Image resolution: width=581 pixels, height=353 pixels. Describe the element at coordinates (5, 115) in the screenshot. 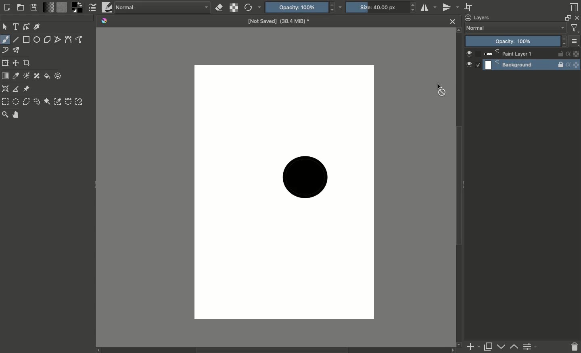

I see `Zoom` at that location.